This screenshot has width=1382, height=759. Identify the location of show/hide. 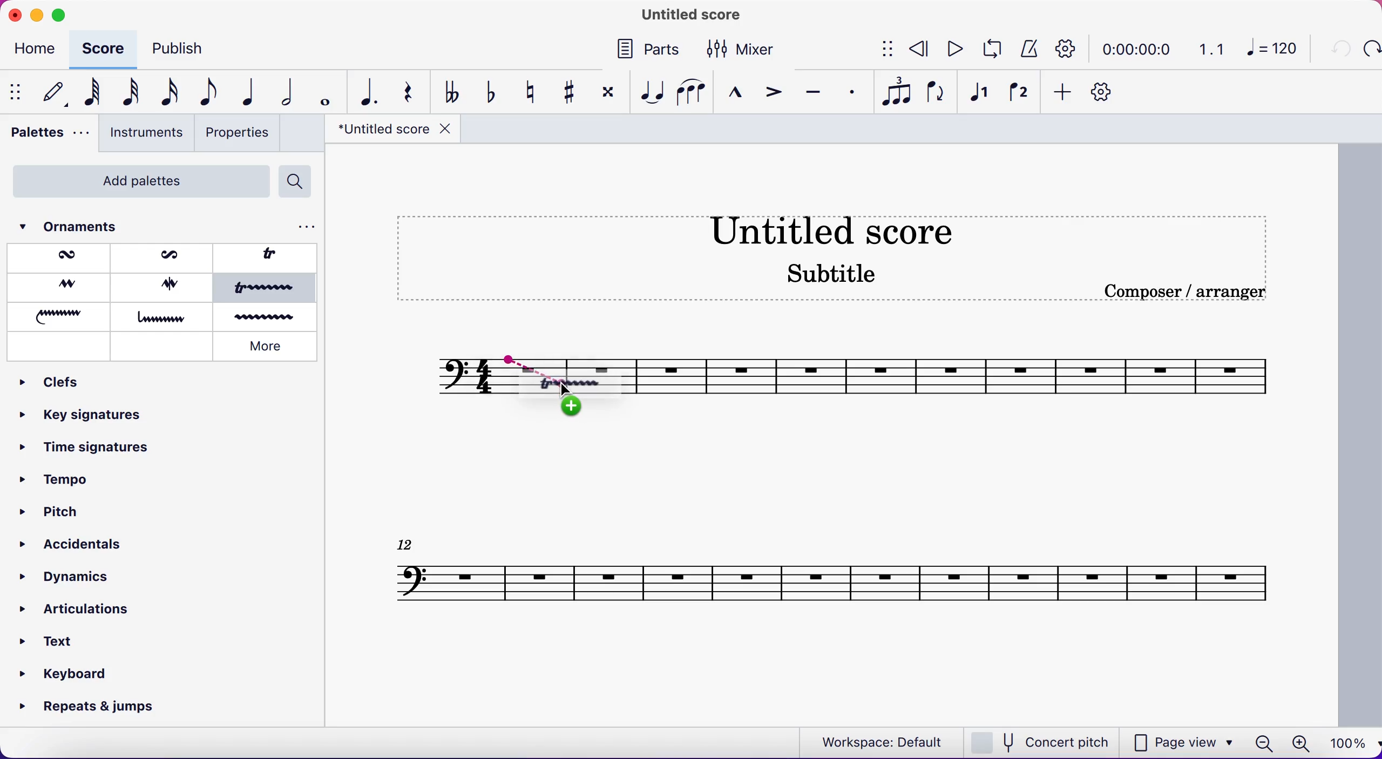
(15, 93).